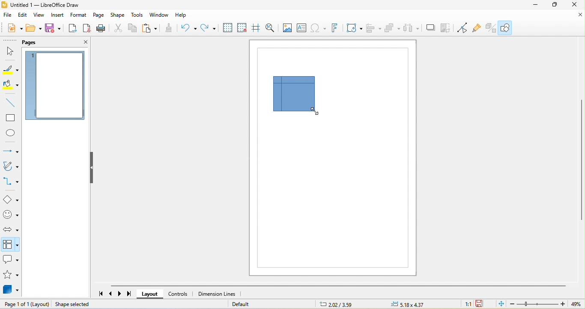  What do you see at coordinates (182, 16) in the screenshot?
I see `help` at bounding box center [182, 16].